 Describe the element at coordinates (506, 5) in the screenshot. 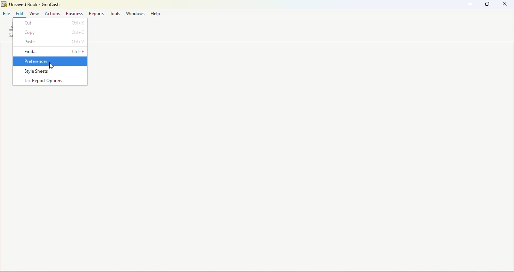

I see `Close` at that location.